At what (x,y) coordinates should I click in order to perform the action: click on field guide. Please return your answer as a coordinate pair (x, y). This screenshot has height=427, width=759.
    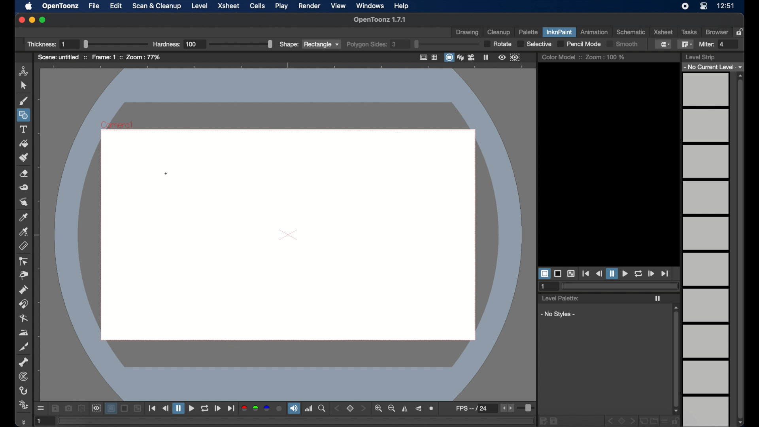
    Looking at the image, I should click on (435, 57).